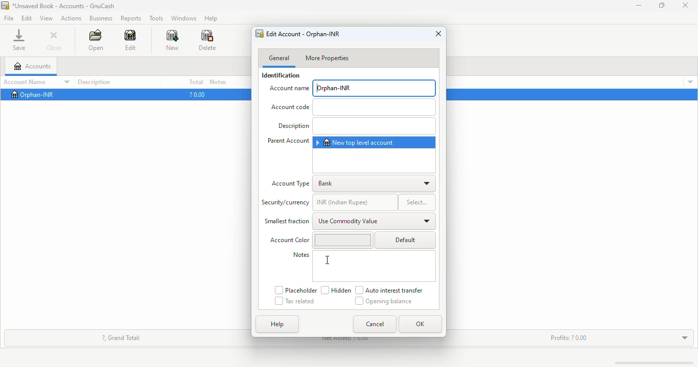  What do you see at coordinates (690, 83) in the screenshot?
I see `account details` at bounding box center [690, 83].